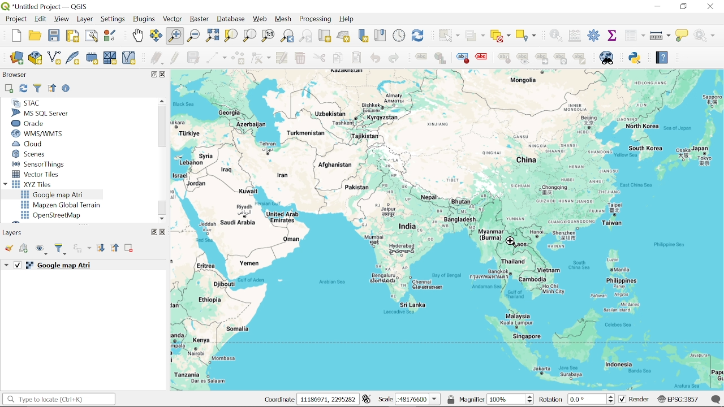 This screenshot has width=724, height=407. I want to click on Select features by area or single click, so click(447, 35).